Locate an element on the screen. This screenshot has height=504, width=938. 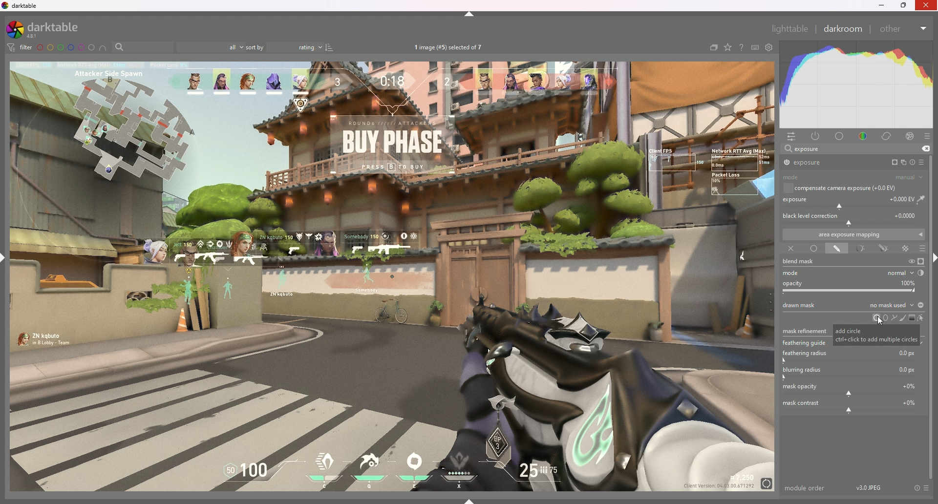
blurring radius is located at coordinates (852, 373).